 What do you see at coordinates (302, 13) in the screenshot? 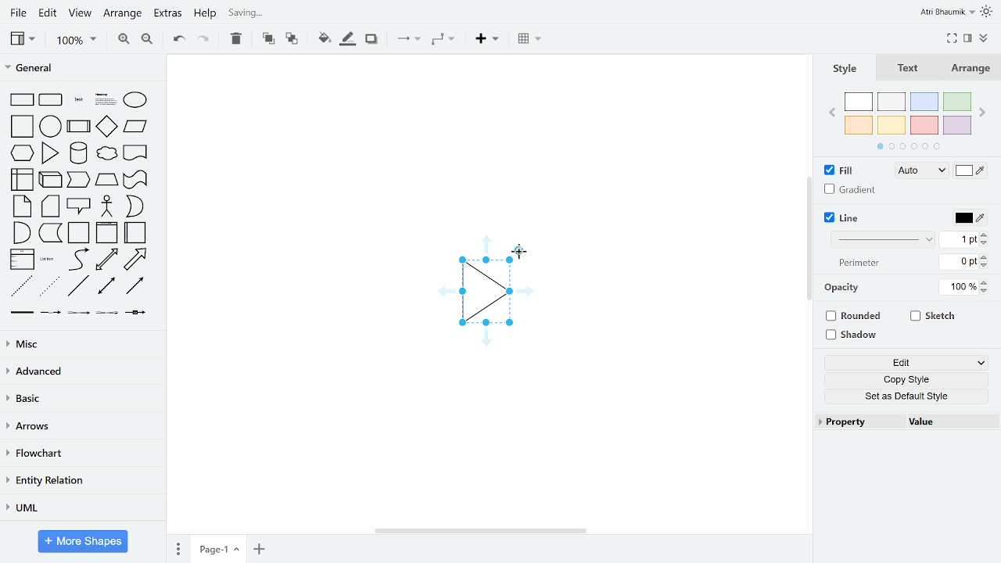
I see `last change saved` at bounding box center [302, 13].